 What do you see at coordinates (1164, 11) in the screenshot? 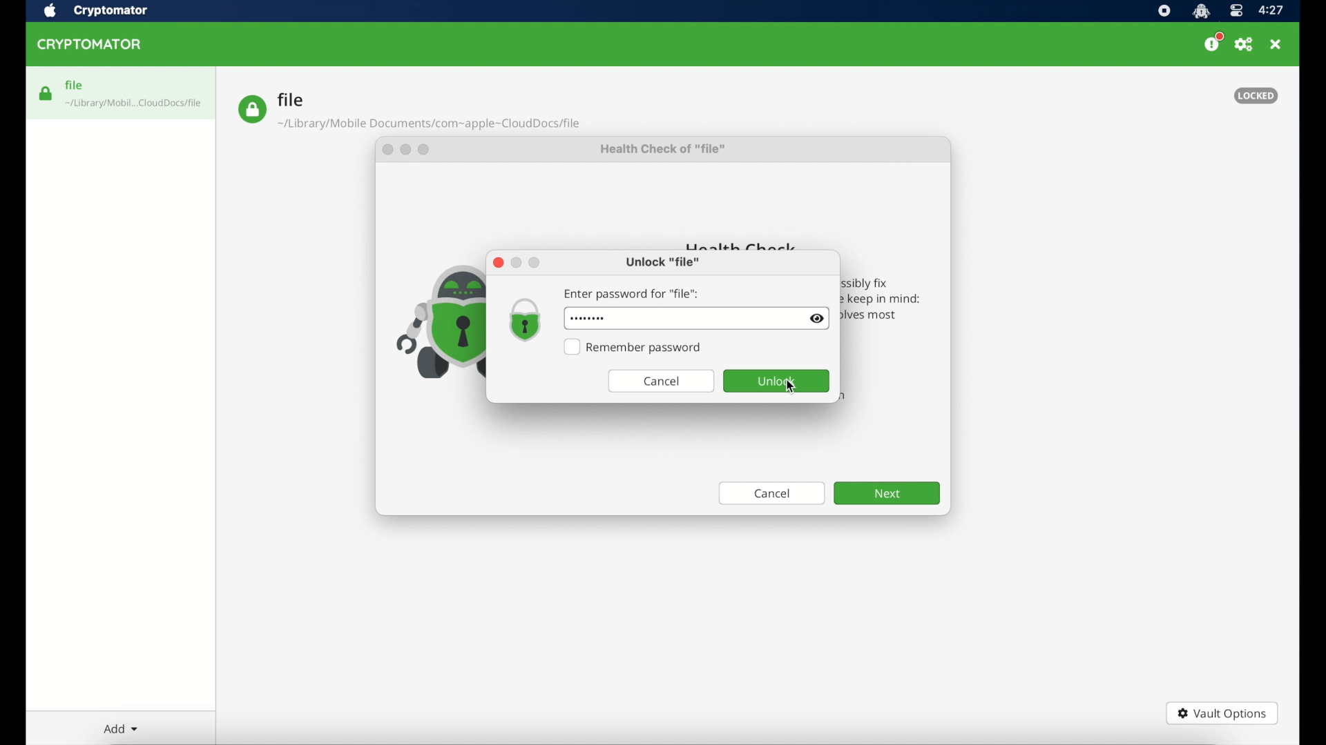
I see `screen recorder icon` at bounding box center [1164, 11].